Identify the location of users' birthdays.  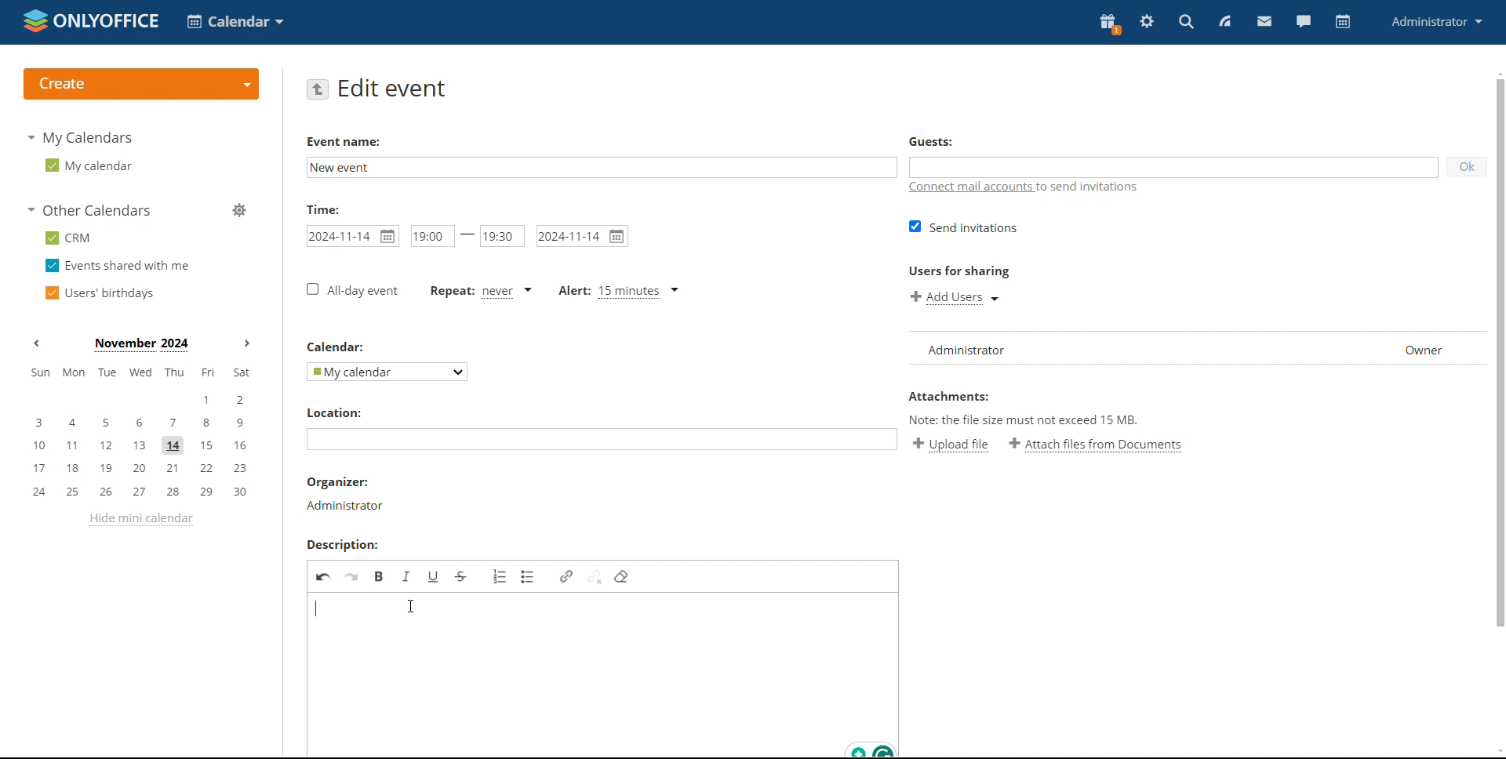
(97, 293).